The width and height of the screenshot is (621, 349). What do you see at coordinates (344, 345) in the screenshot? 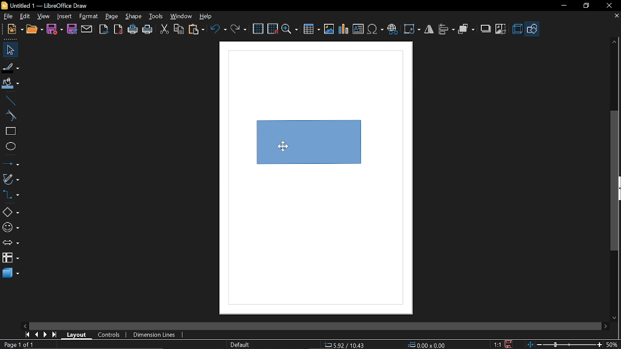
I see `5.92/10.43` at bounding box center [344, 345].